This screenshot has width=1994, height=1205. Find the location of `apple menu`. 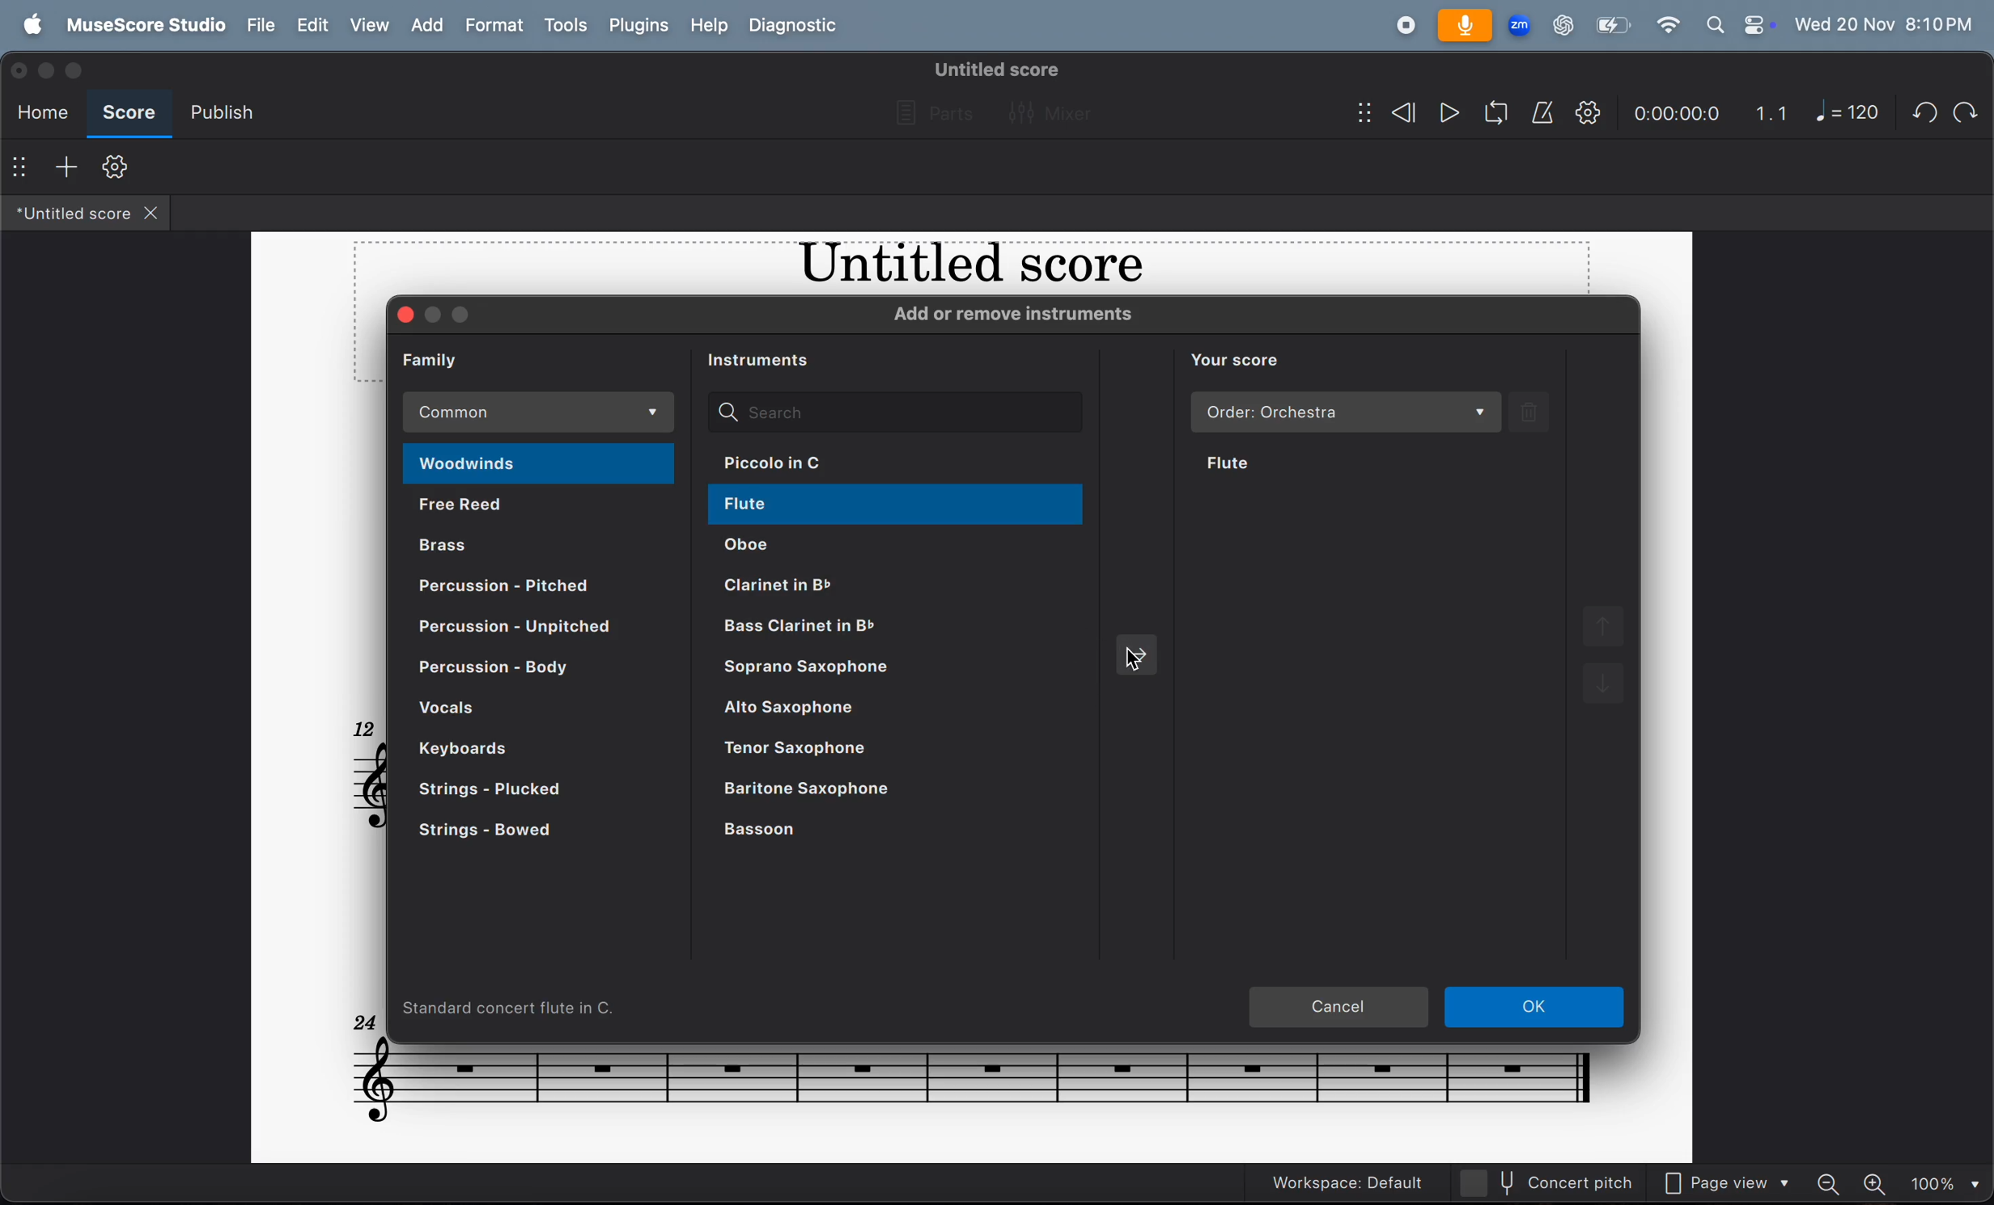

apple menu is located at coordinates (33, 24).